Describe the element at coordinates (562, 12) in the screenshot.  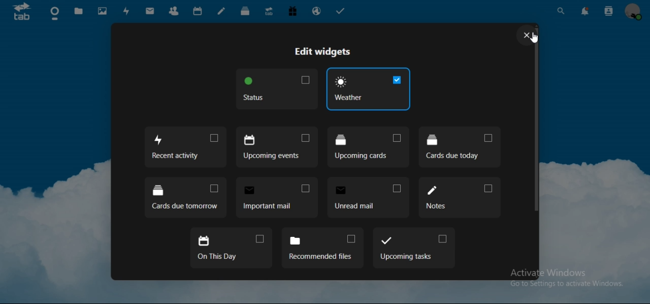
I see `search` at that location.